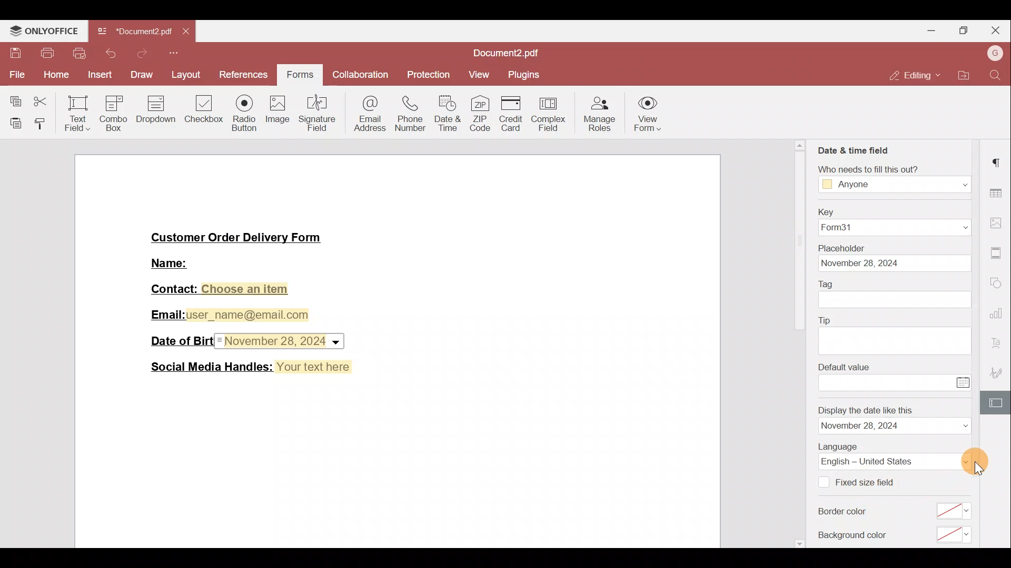 This screenshot has width=1011, height=568. Describe the element at coordinates (15, 74) in the screenshot. I see `File` at that location.